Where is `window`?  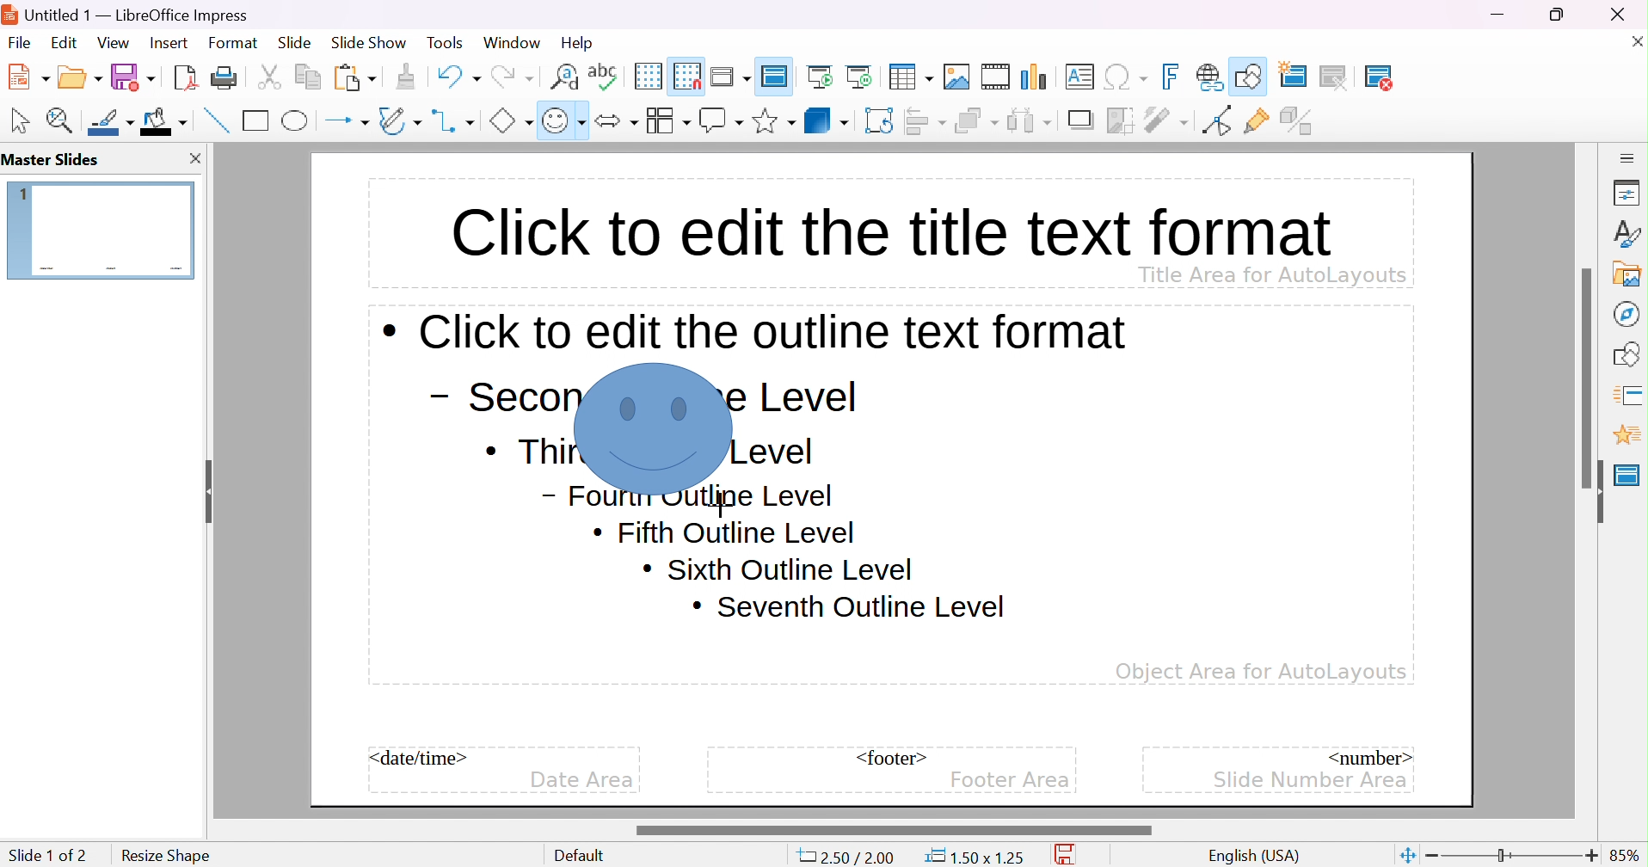
window is located at coordinates (511, 42).